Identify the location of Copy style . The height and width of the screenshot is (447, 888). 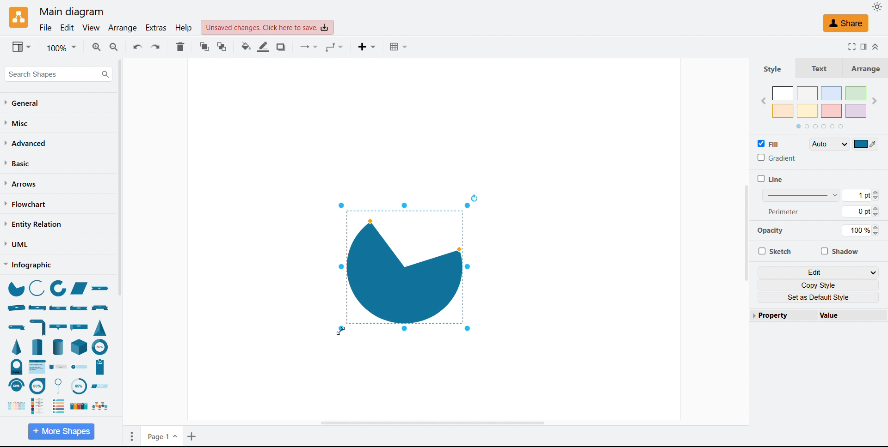
(819, 285).